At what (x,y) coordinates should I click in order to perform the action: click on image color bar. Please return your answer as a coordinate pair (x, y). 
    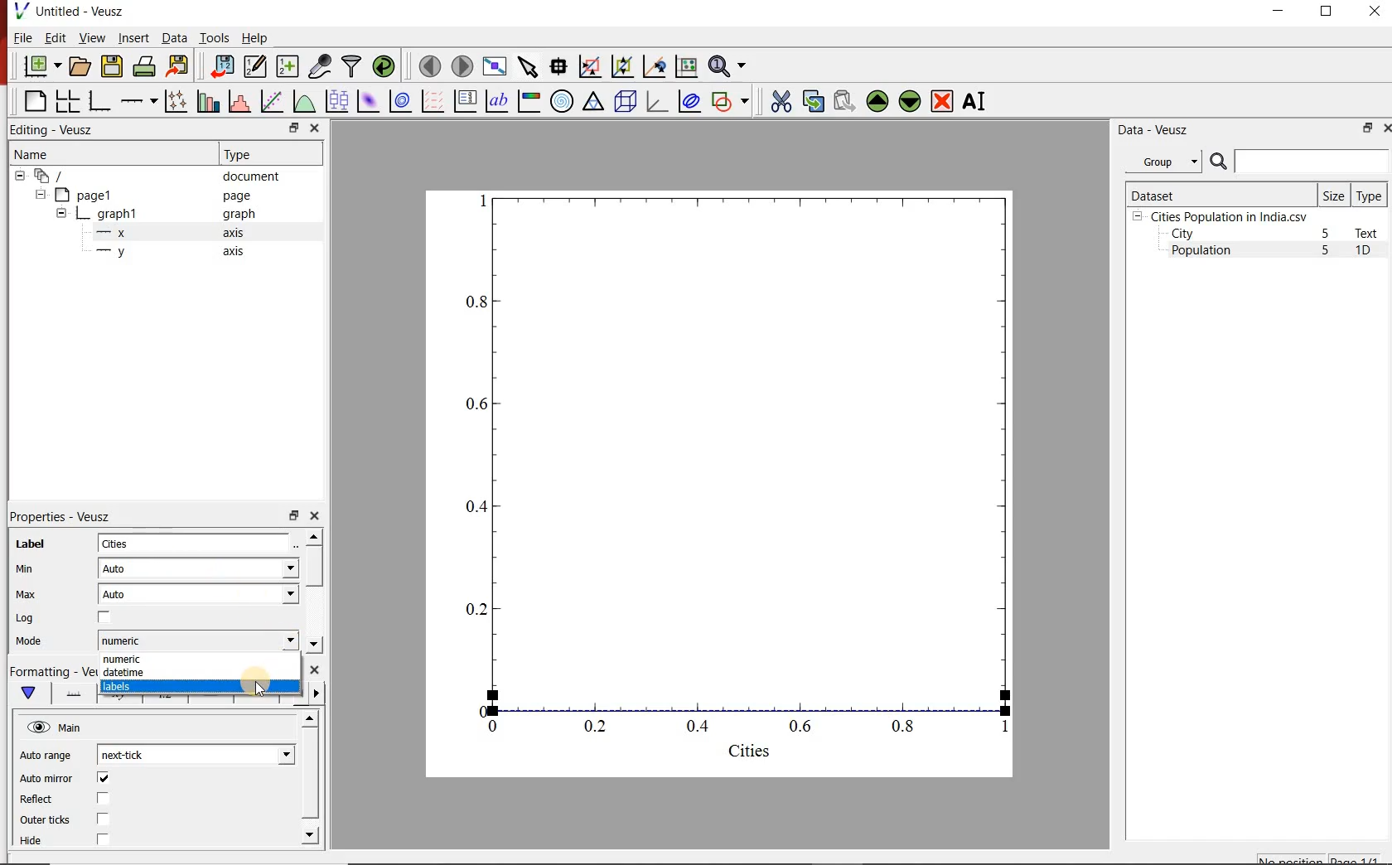
    Looking at the image, I should click on (529, 101).